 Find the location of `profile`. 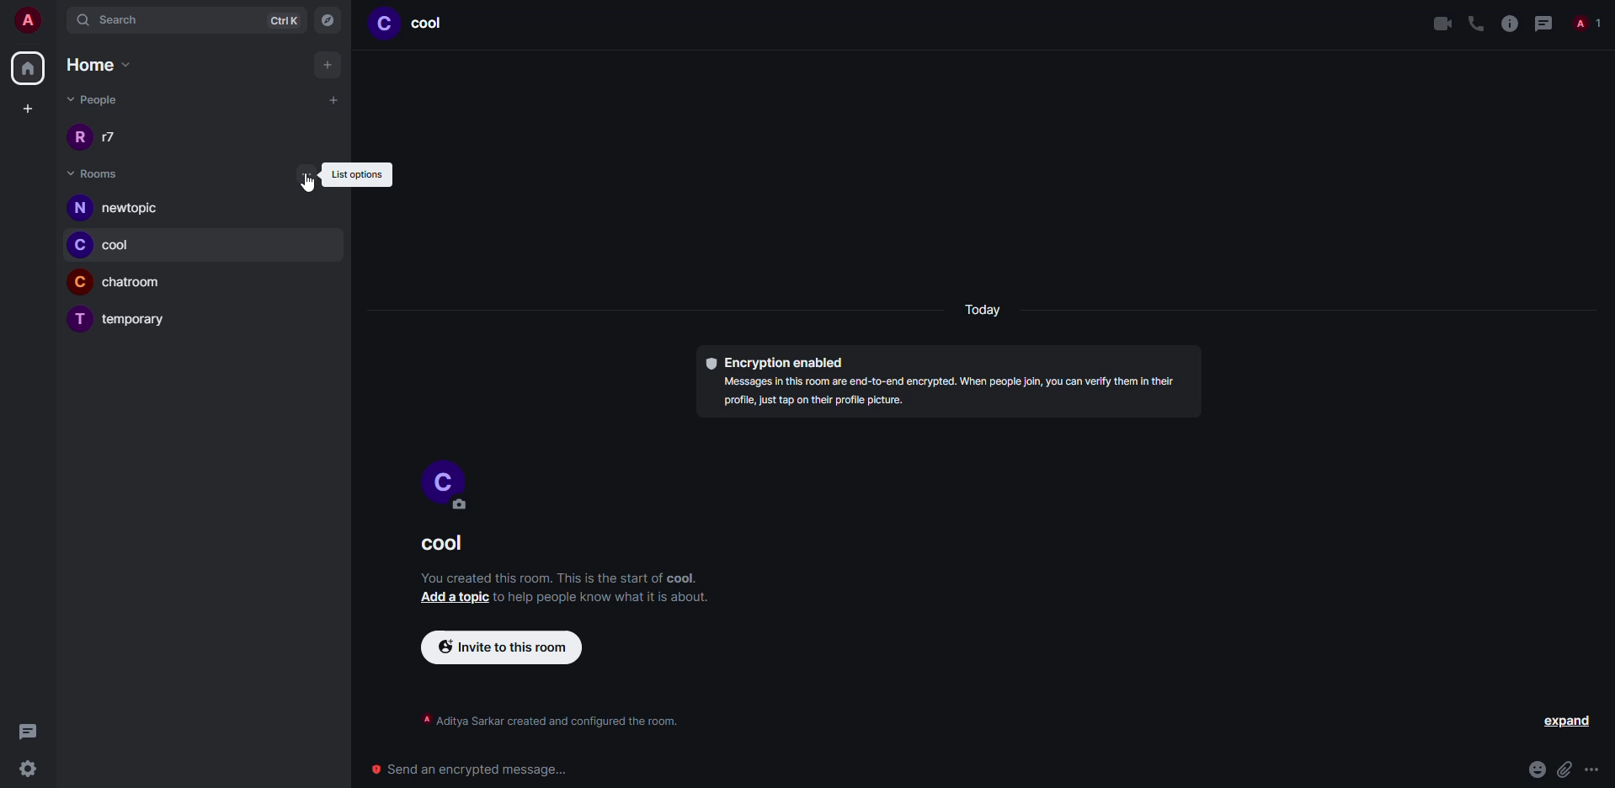

profile is located at coordinates (74, 245).